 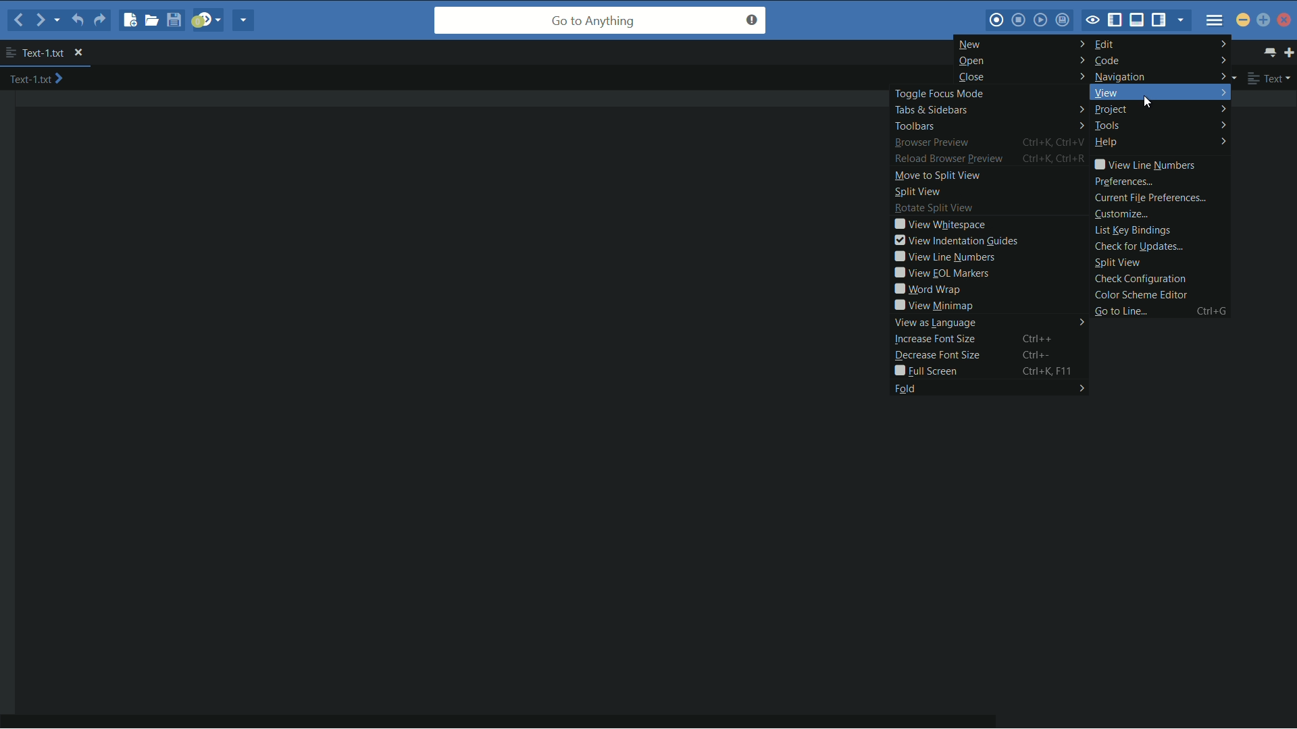 What do you see at coordinates (1067, 20) in the screenshot?
I see `save macro to toolbox` at bounding box center [1067, 20].